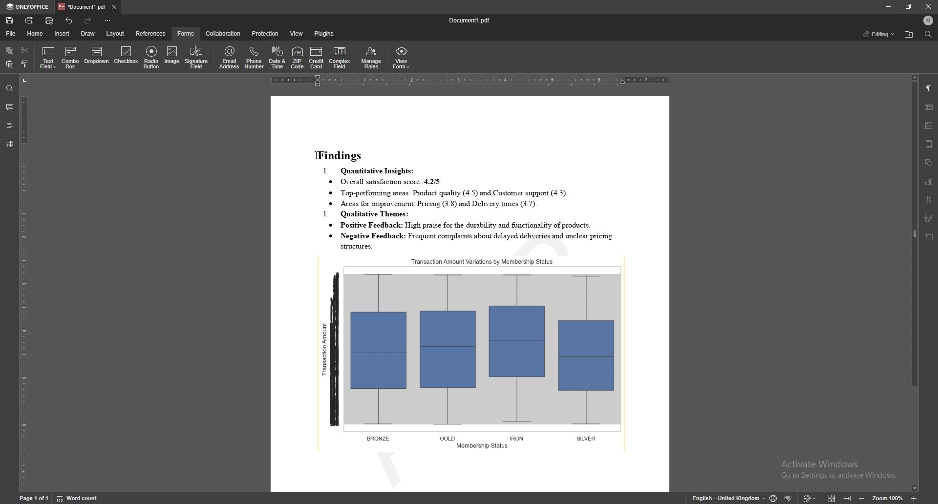 Image resolution: width=938 pixels, height=504 pixels. Describe the element at coordinates (97, 57) in the screenshot. I see `dropdown` at that location.